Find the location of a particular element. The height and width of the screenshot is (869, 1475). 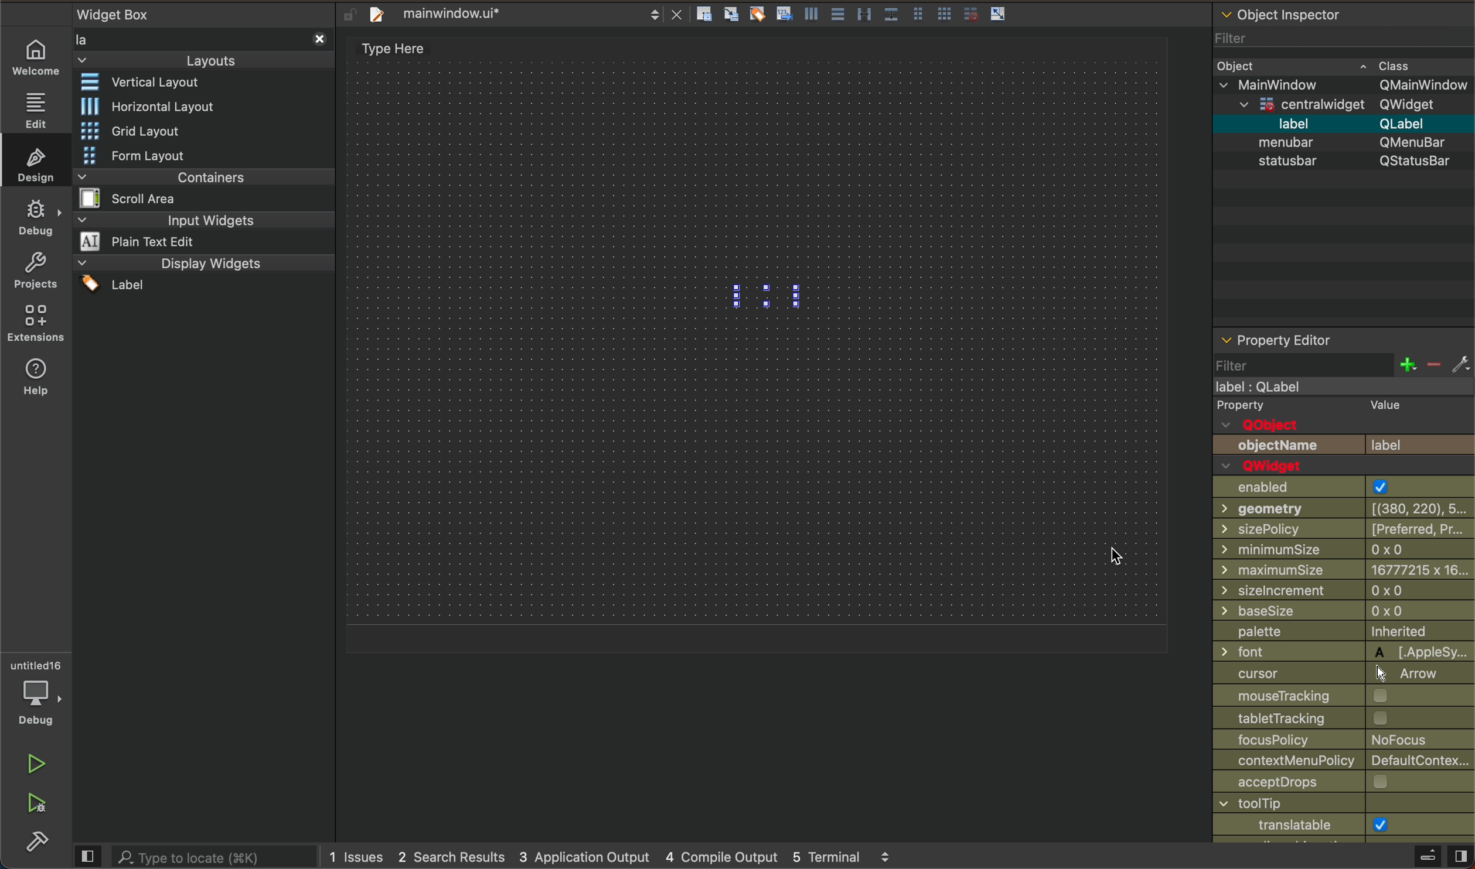

layout actions is located at coordinates (847, 15).